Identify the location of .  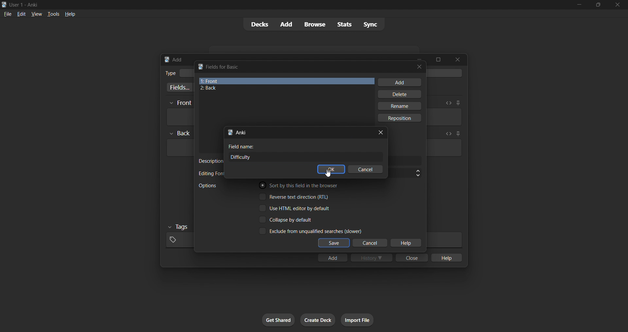
(179, 227).